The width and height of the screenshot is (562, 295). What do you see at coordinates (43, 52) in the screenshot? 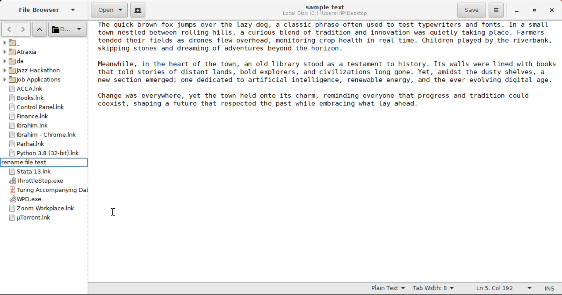
I see `Atraxia Folder` at bounding box center [43, 52].